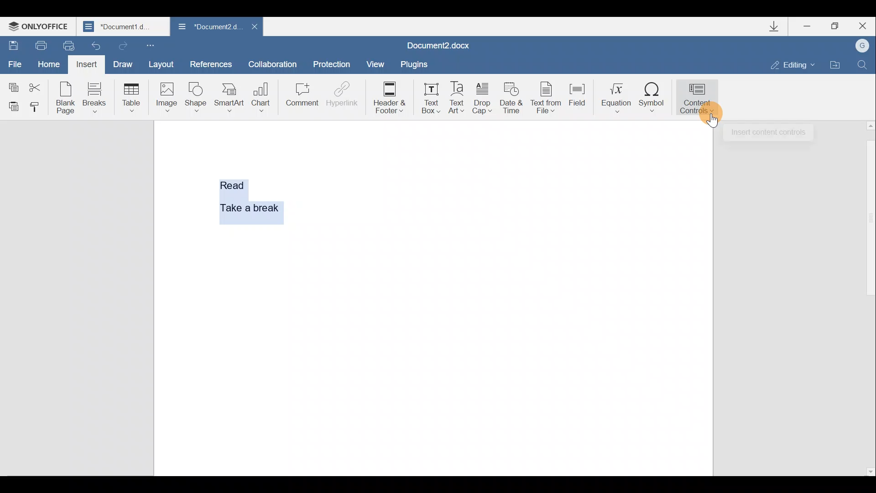  I want to click on Document2.docx, so click(438, 45).